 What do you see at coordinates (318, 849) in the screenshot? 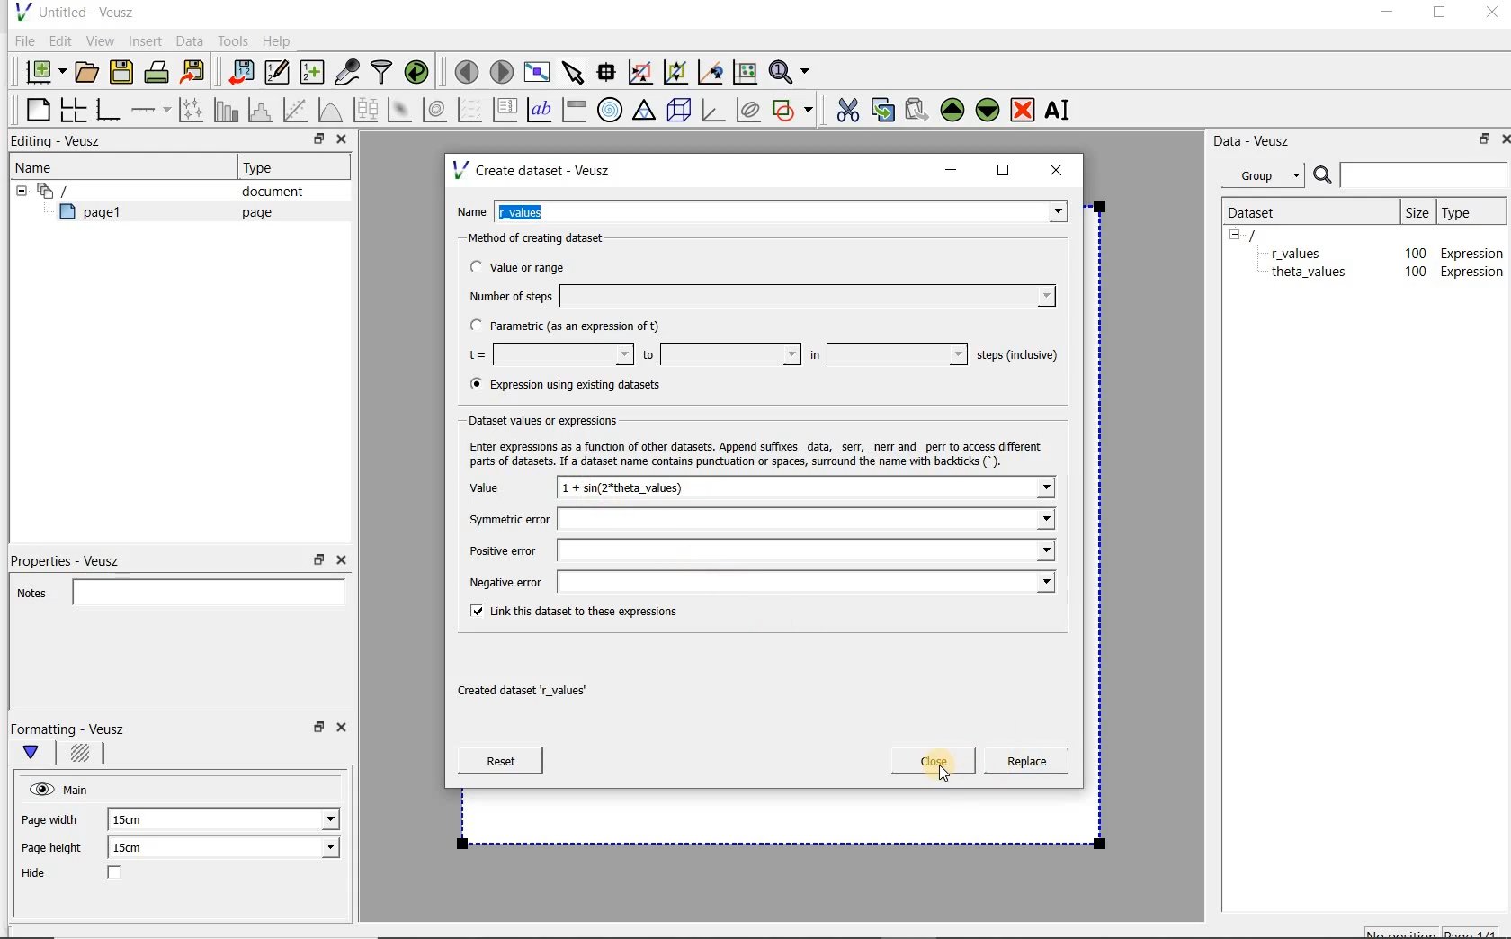
I see `Page height dropdown` at bounding box center [318, 849].